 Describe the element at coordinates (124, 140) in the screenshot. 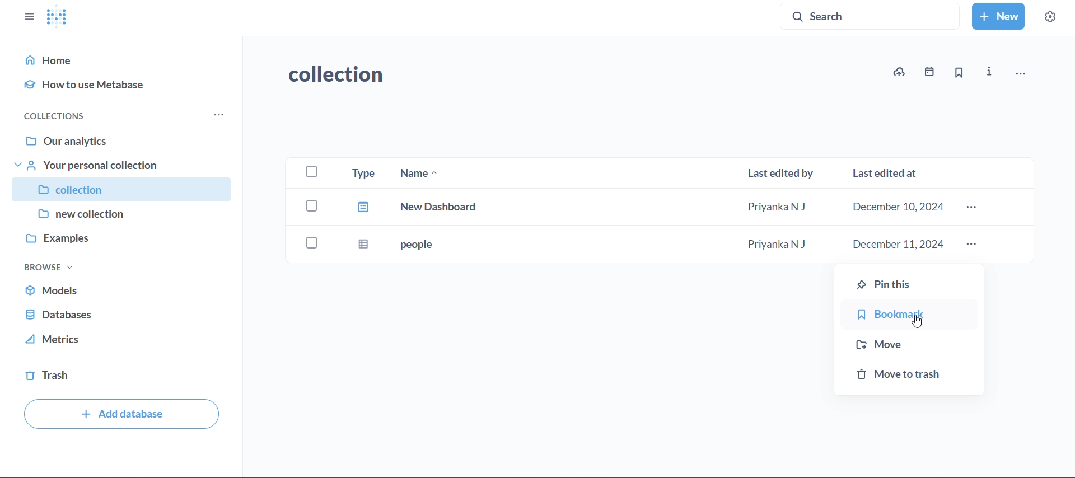

I see `our analytics` at that location.